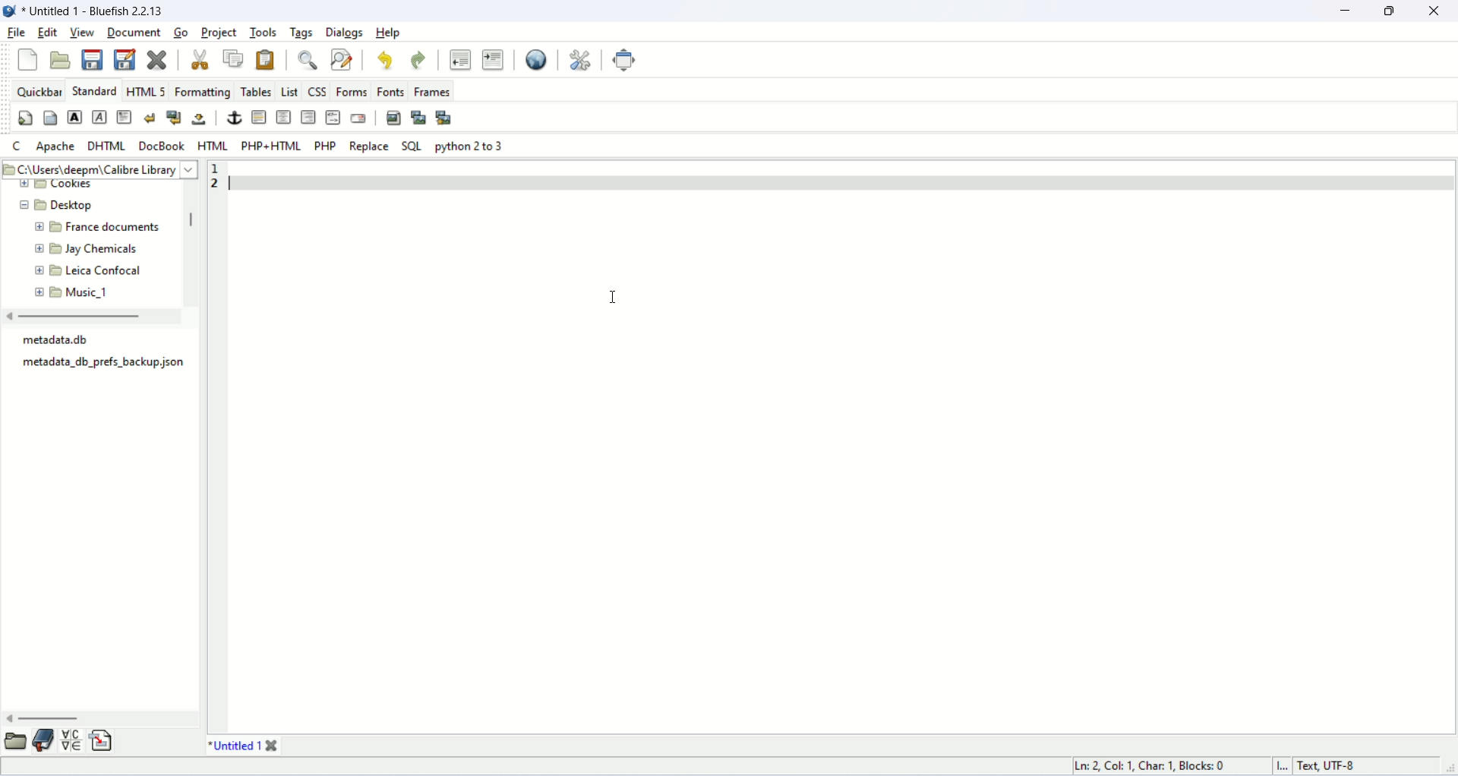 The image size is (1458, 776). I want to click on folder name, so click(85, 270).